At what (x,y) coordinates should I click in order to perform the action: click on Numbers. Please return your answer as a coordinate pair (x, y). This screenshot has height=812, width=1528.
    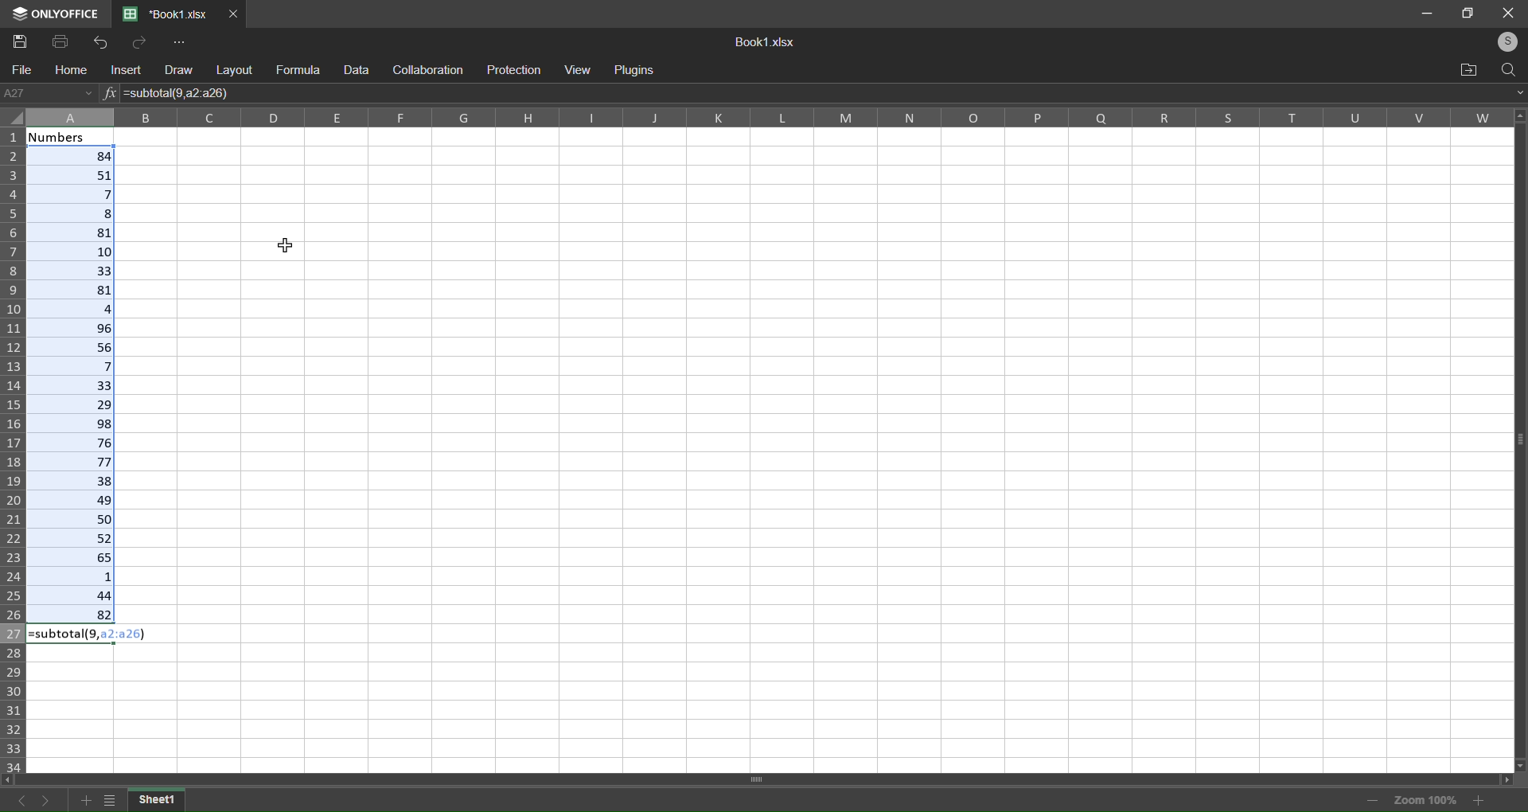
    Looking at the image, I should click on (60, 136).